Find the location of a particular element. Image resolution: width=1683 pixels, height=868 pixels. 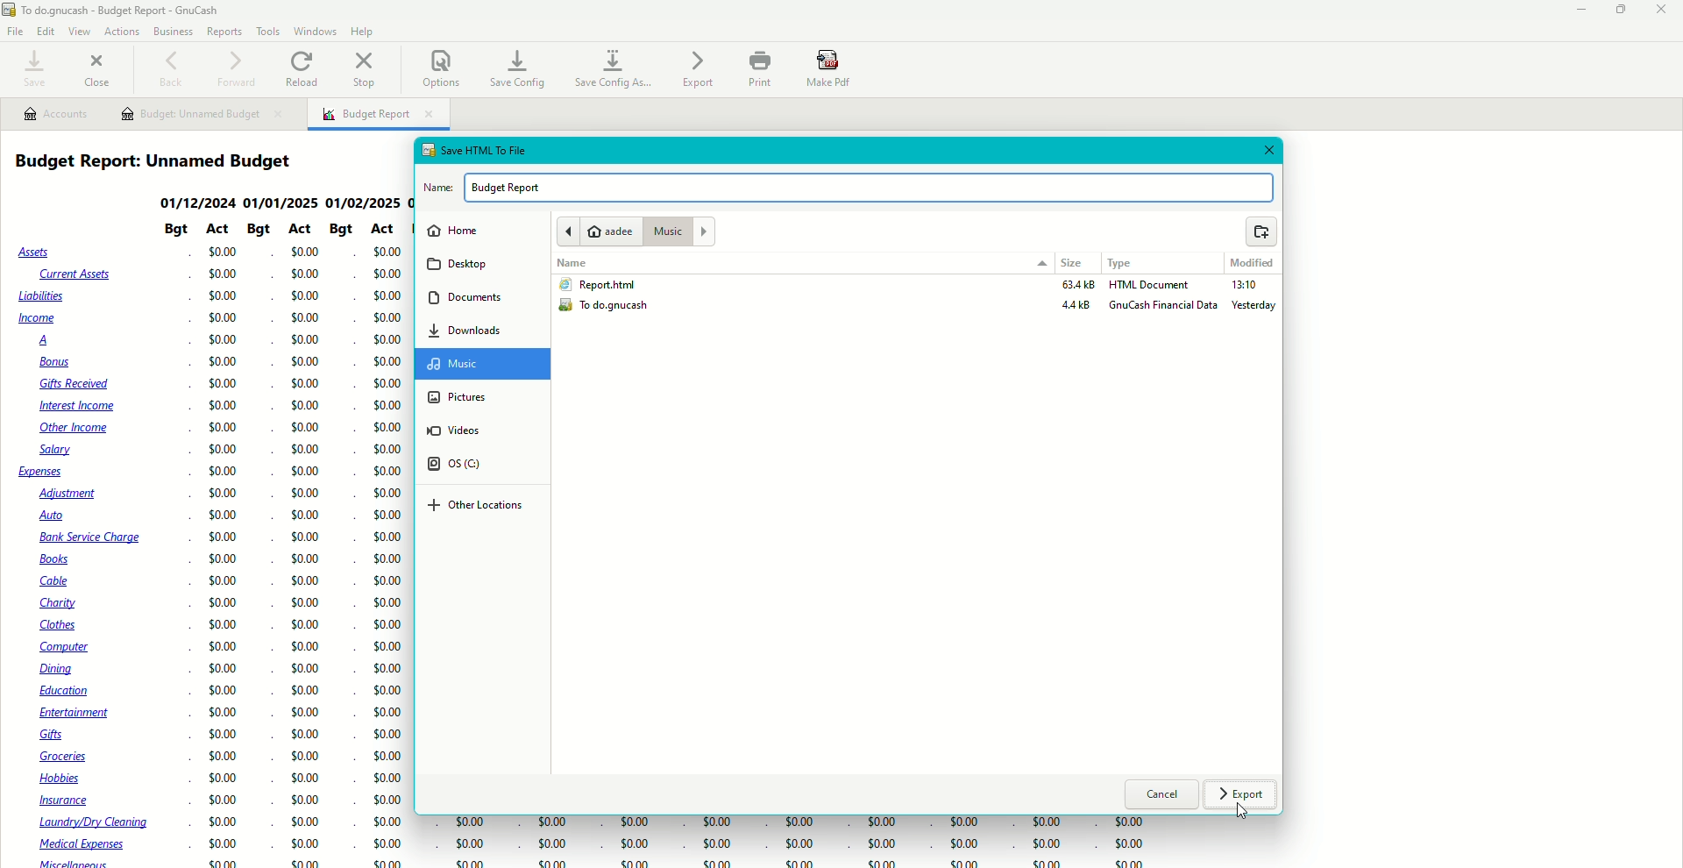

Videos is located at coordinates (465, 430).